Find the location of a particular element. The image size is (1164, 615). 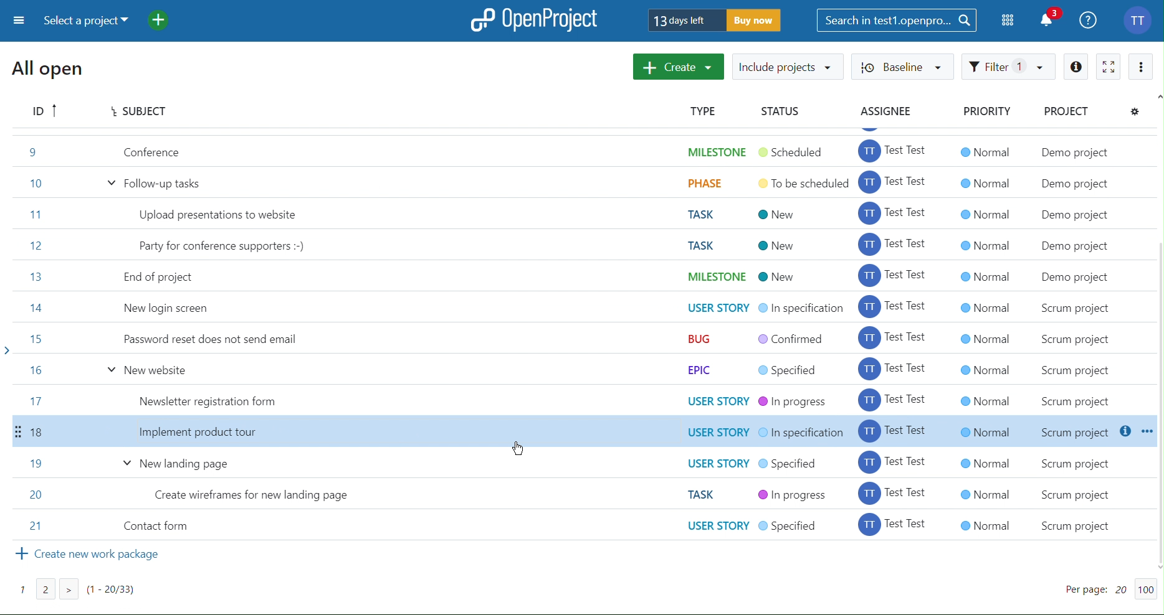

Notifications is located at coordinates (1051, 19).